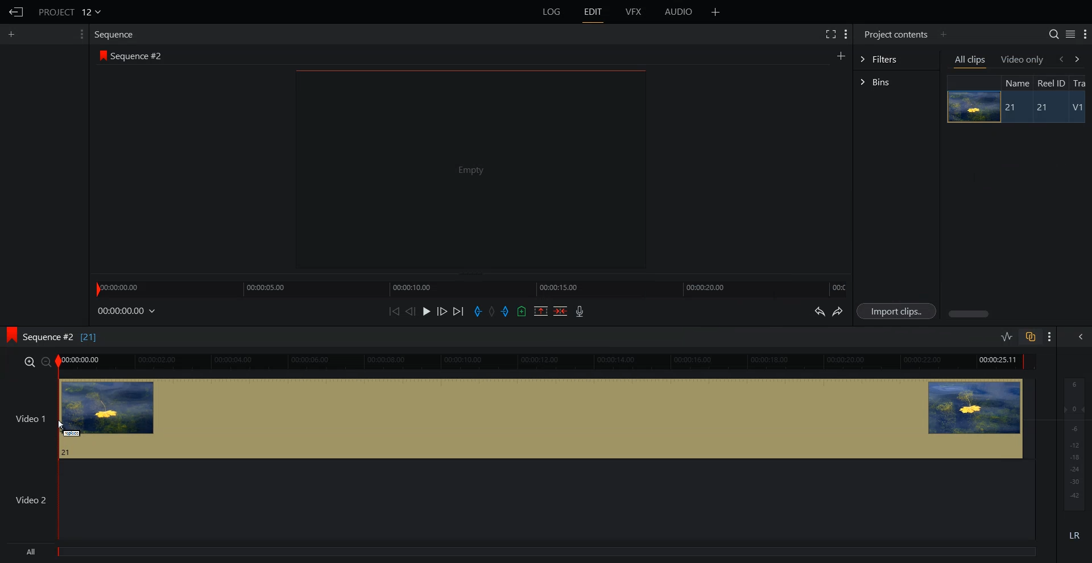  What do you see at coordinates (506, 311) in the screenshot?
I see `Add an out mark at the current position` at bounding box center [506, 311].